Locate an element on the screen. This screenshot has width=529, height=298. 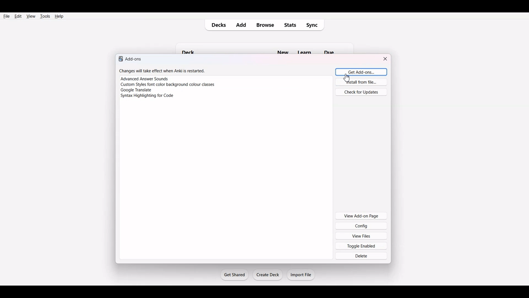
Create Deck is located at coordinates (268, 275).